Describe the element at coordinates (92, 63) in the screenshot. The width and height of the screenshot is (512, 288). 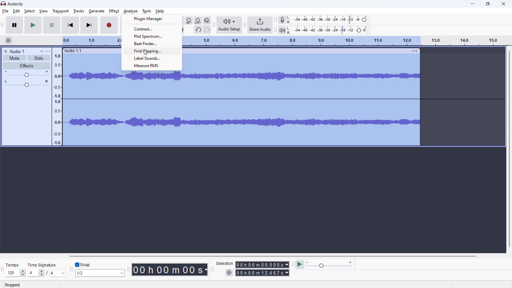
I see `Track selected` at that location.